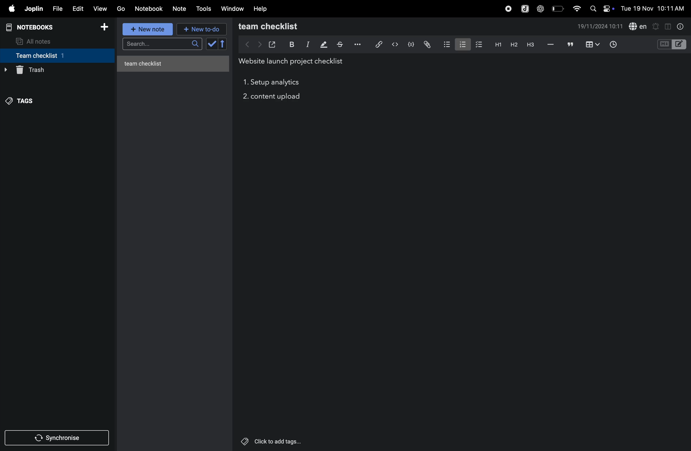  Describe the element at coordinates (445, 44) in the screenshot. I see `bullet list` at that location.